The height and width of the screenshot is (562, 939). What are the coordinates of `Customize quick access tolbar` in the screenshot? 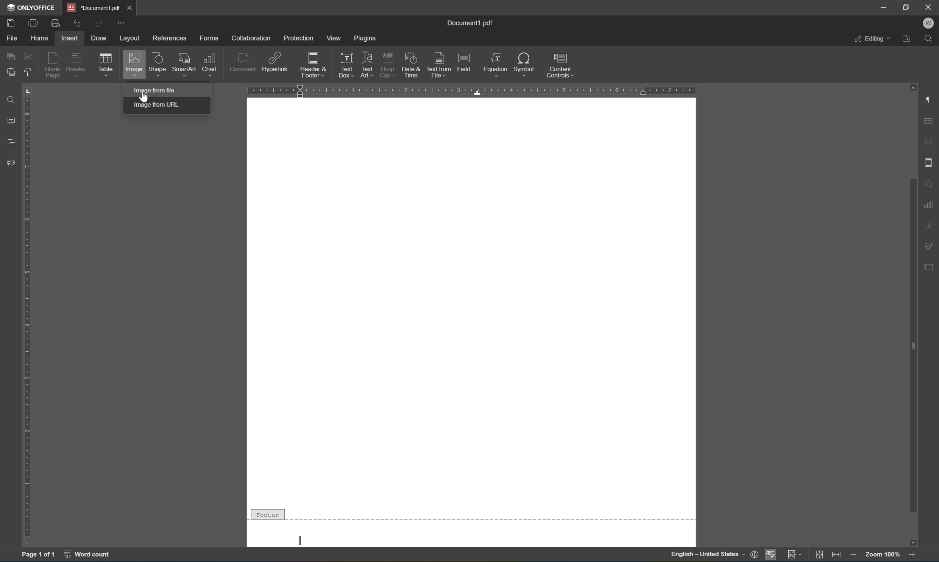 It's located at (122, 24).